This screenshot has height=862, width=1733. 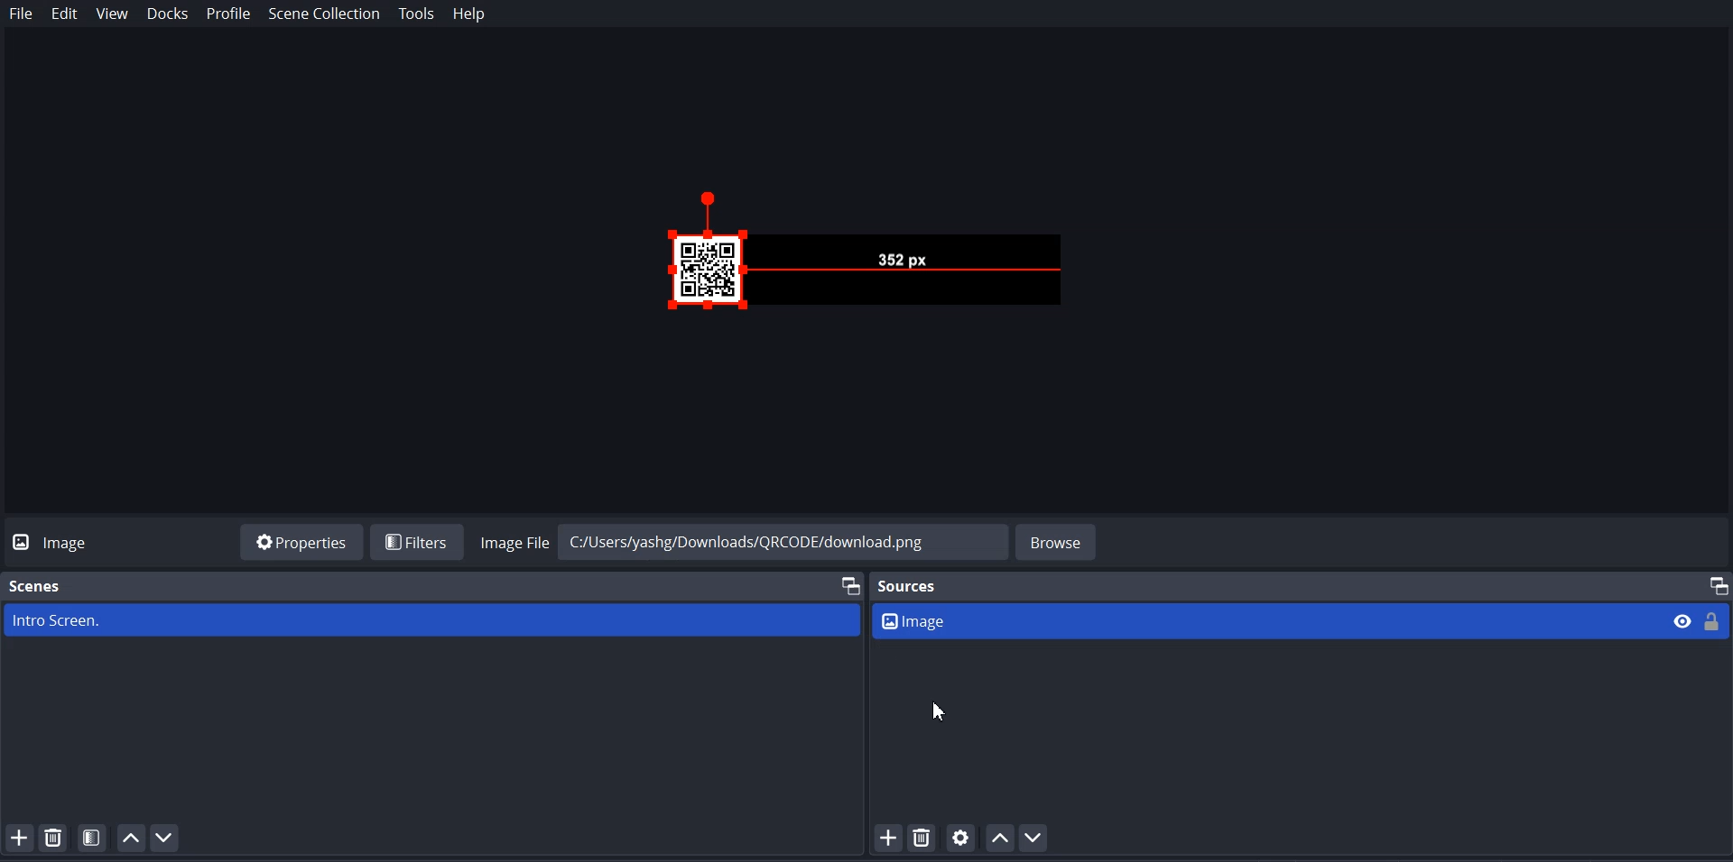 What do you see at coordinates (913, 585) in the screenshot?
I see `Source` at bounding box center [913, 585].